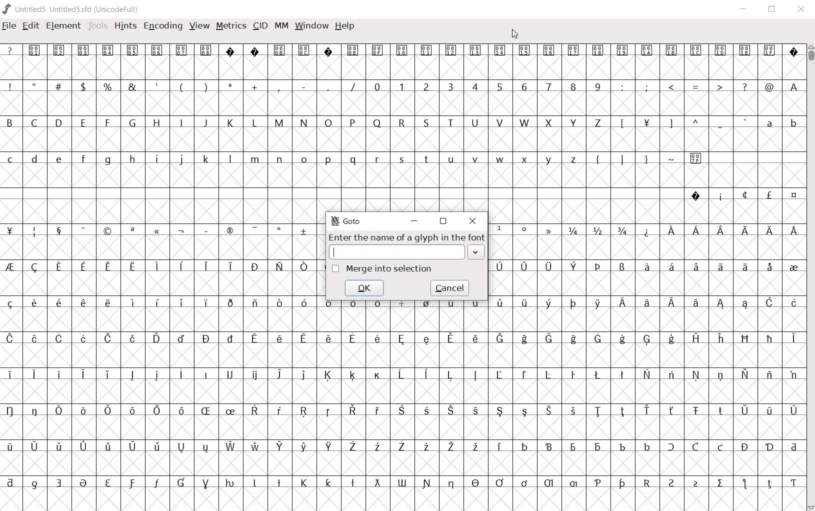 The width and height of the screenshot is (815, 511). What do you see at coordinates (205, 158) in the screenshot?
I see `k` at bounding box center [205, 158].